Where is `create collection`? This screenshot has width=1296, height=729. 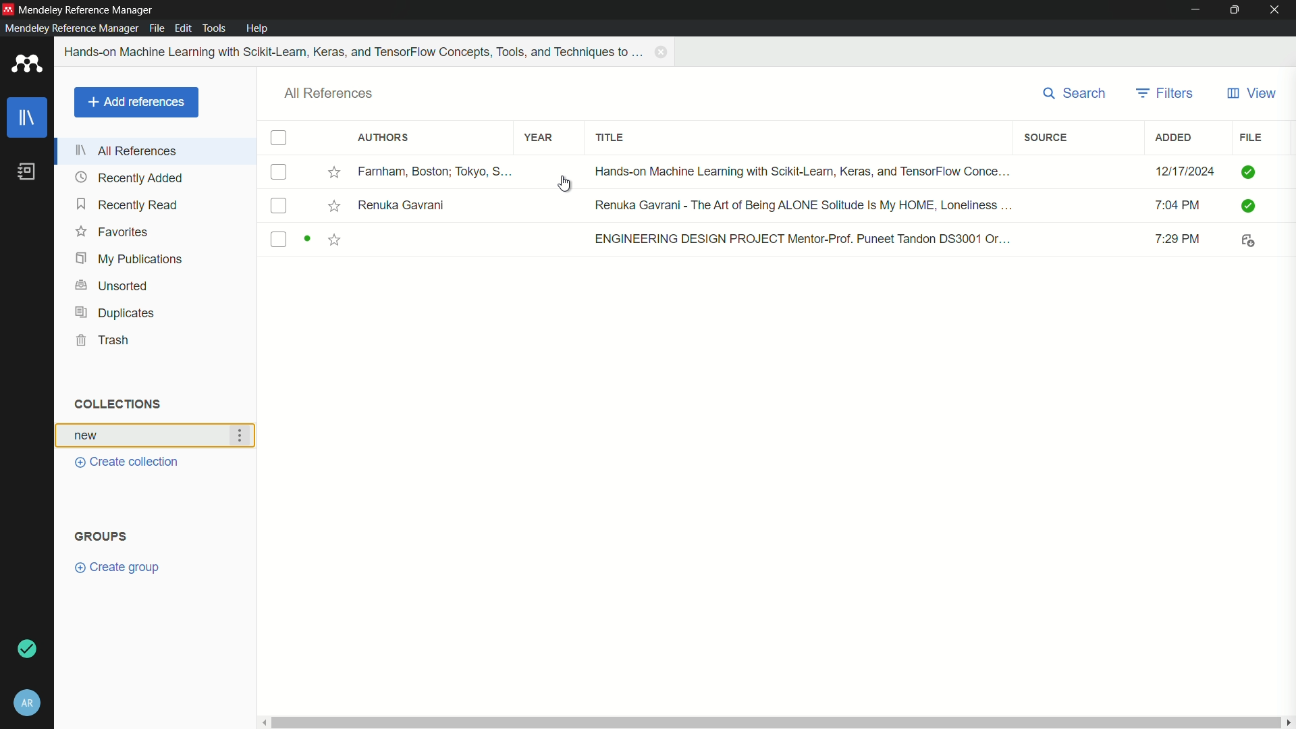
create collection is located at coordinates (123, 461).